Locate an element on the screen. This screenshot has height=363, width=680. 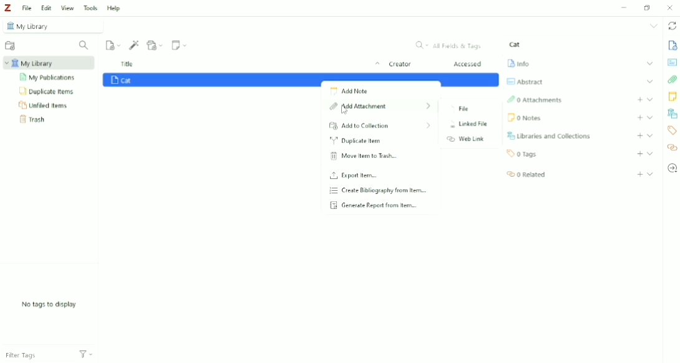
Notes is located at coordinates (524, 117).